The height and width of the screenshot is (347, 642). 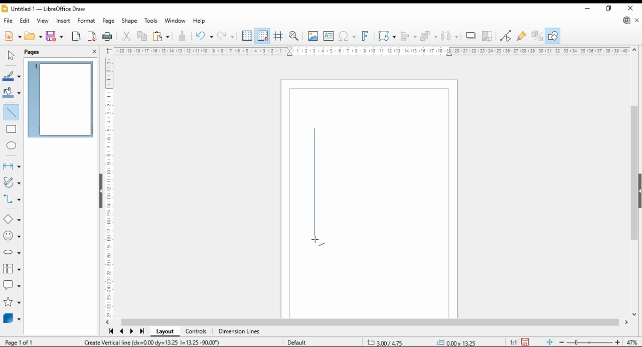 What do you see at coordinates (240, 332) in the screenshot?
I see `dimensions` at bounding box center [240, 332].